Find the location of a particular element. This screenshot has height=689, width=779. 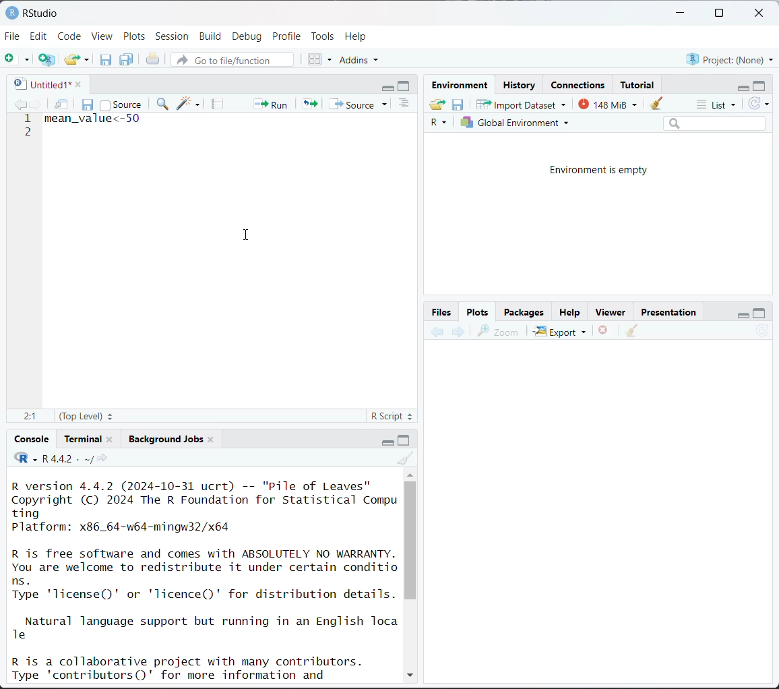

Terminal is located at coordinates (84, 437).